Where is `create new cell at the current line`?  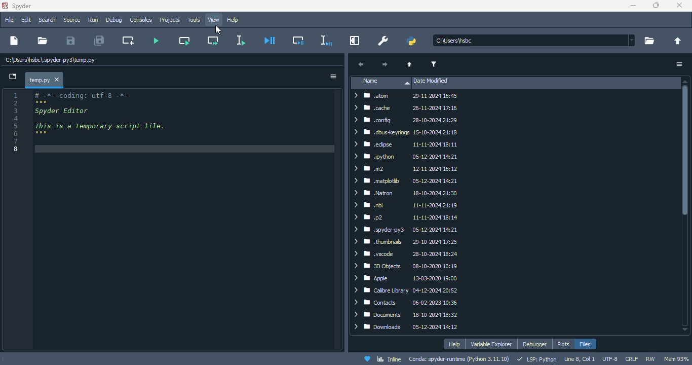
create new cell at the current line is located at coordinates (129, 41).